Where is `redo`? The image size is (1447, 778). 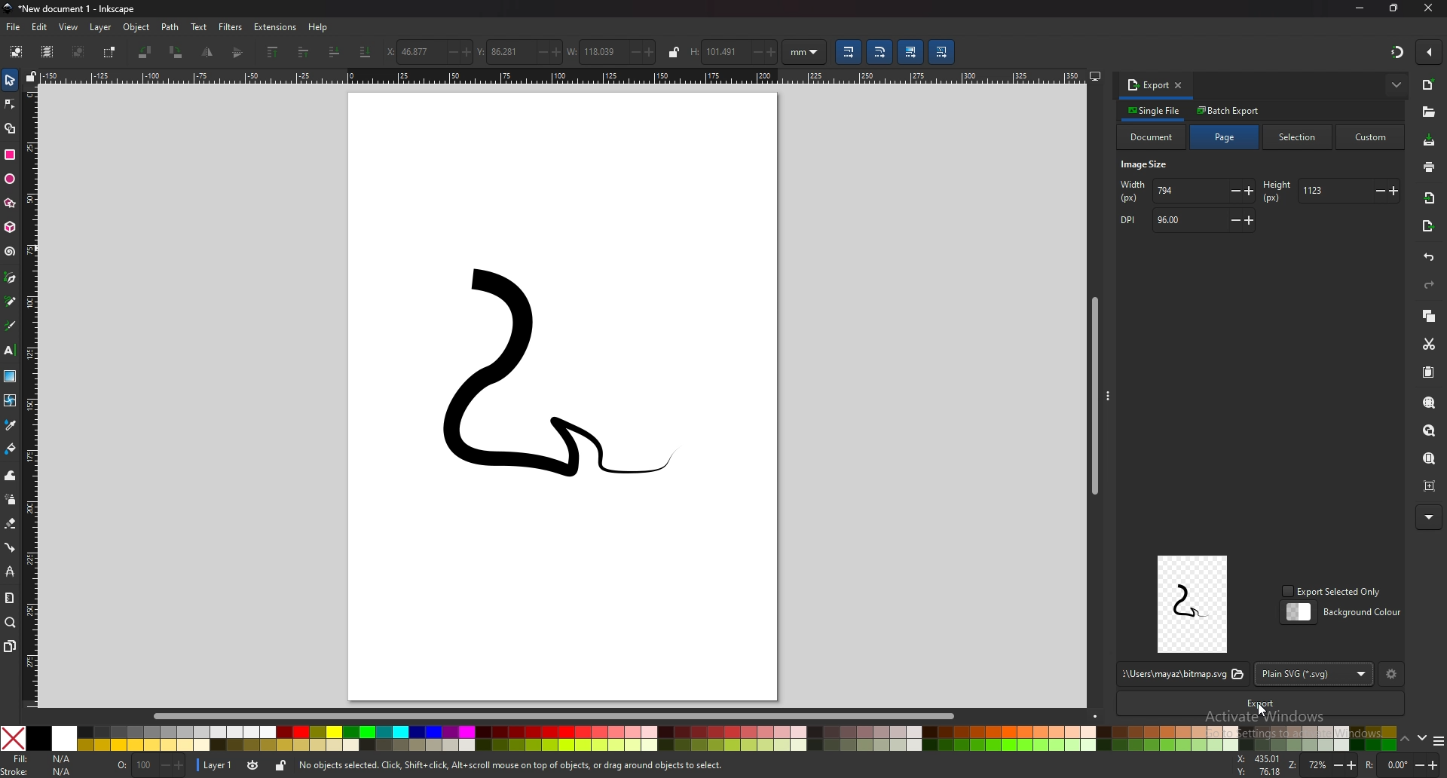
redo is located at coordinates (1430, 285).